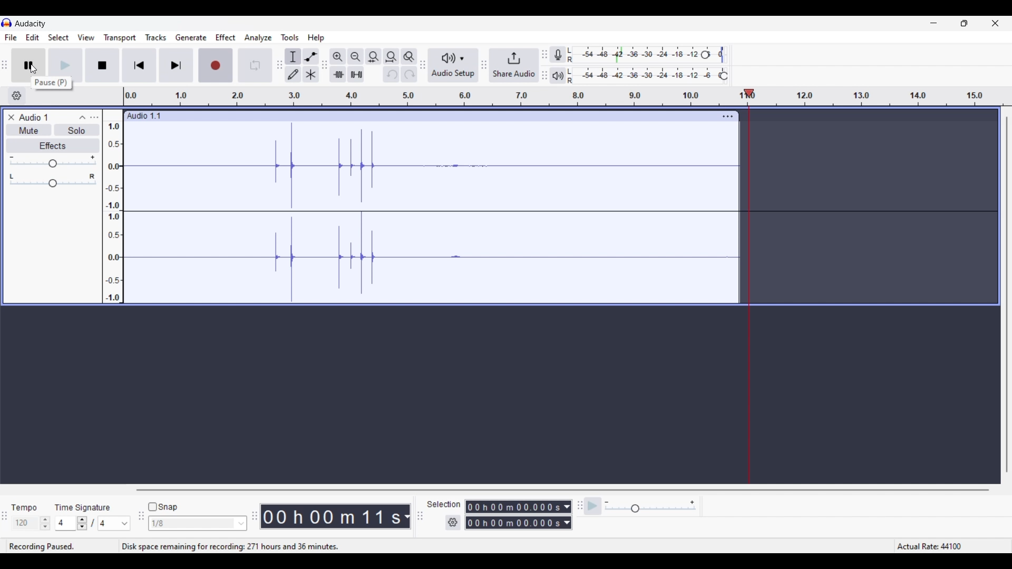 The image size is (1012, 569). What do you see at coordinates (293, 74) in the screenshot?
I see `Draw tool` at bounding box center [293, 74].